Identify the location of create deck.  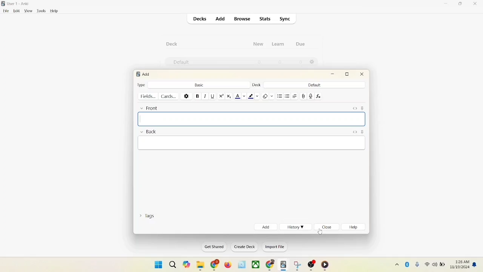
(243, 247).